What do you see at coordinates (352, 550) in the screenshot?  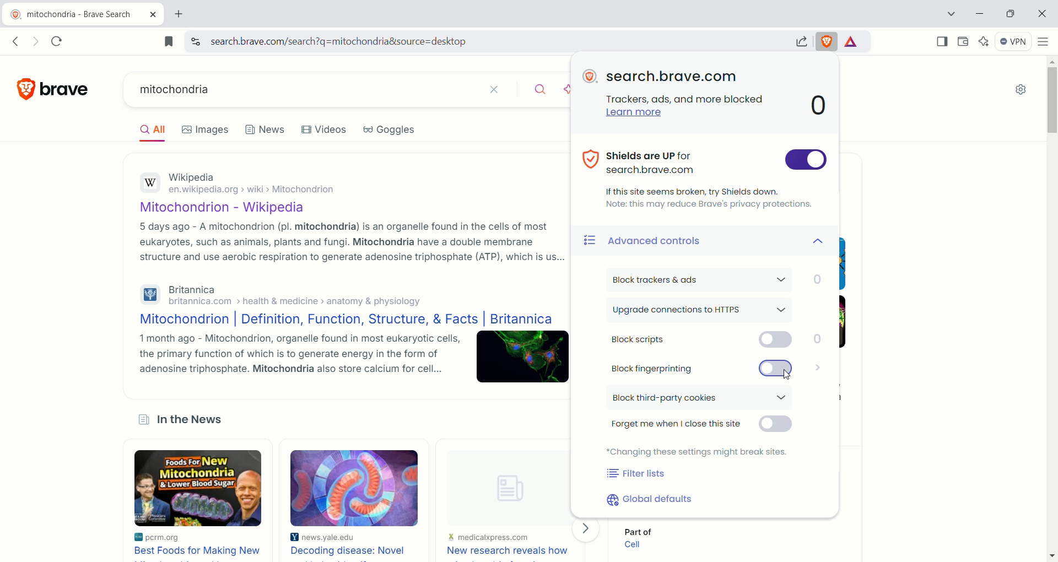 I see `Decoding disease:Novel` at bounding box center [352, 550].